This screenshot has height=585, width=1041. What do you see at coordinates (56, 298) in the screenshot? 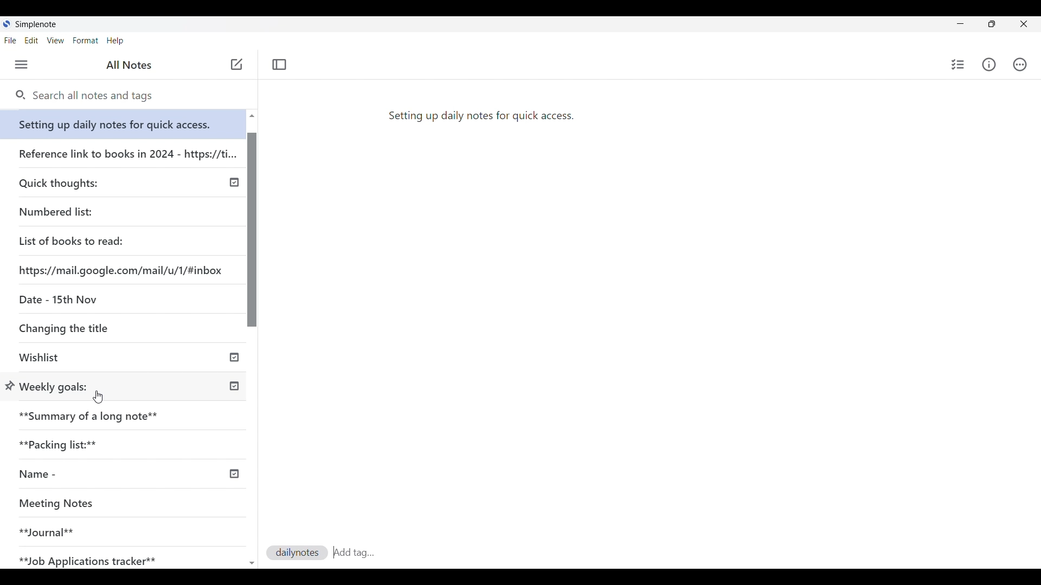
I see `Date` at bounding box center [56, 298].